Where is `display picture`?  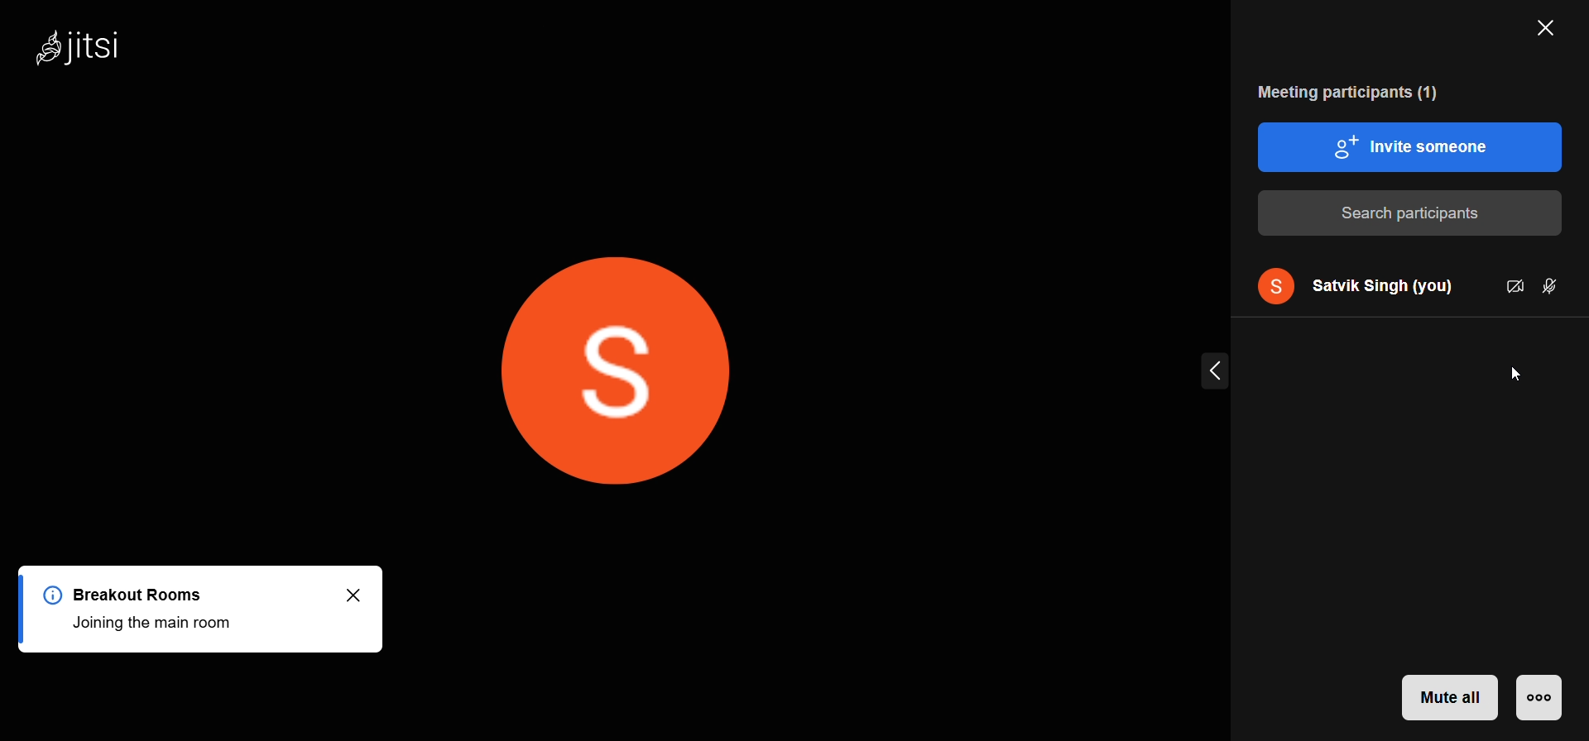
display picture is located at coordinates (1271, 284).